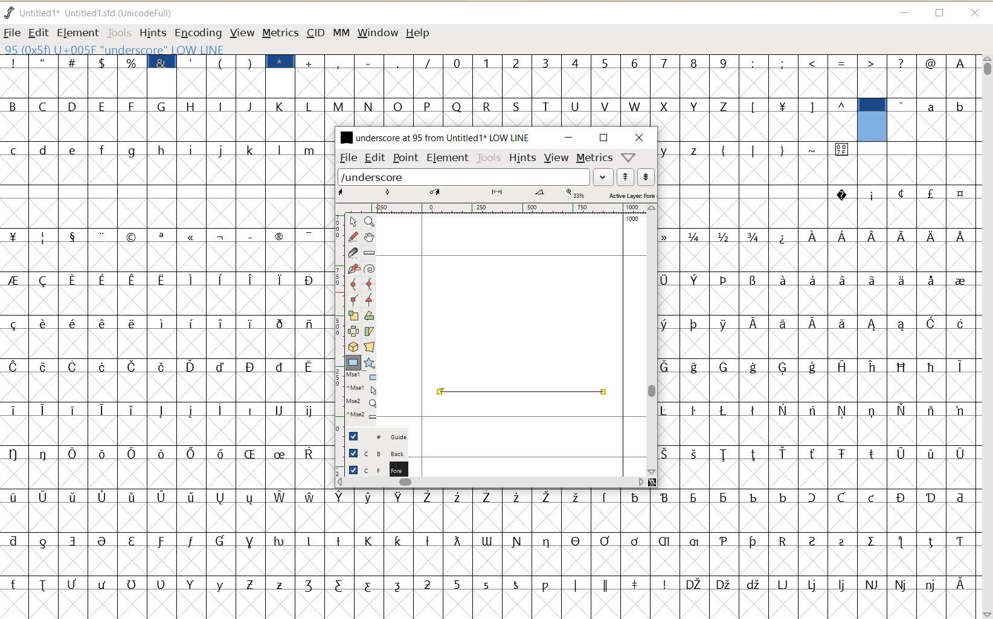 The width and height of the screenshot is (993, 619). I want to click on cursor events on the opened outline window, so click(362, 396).